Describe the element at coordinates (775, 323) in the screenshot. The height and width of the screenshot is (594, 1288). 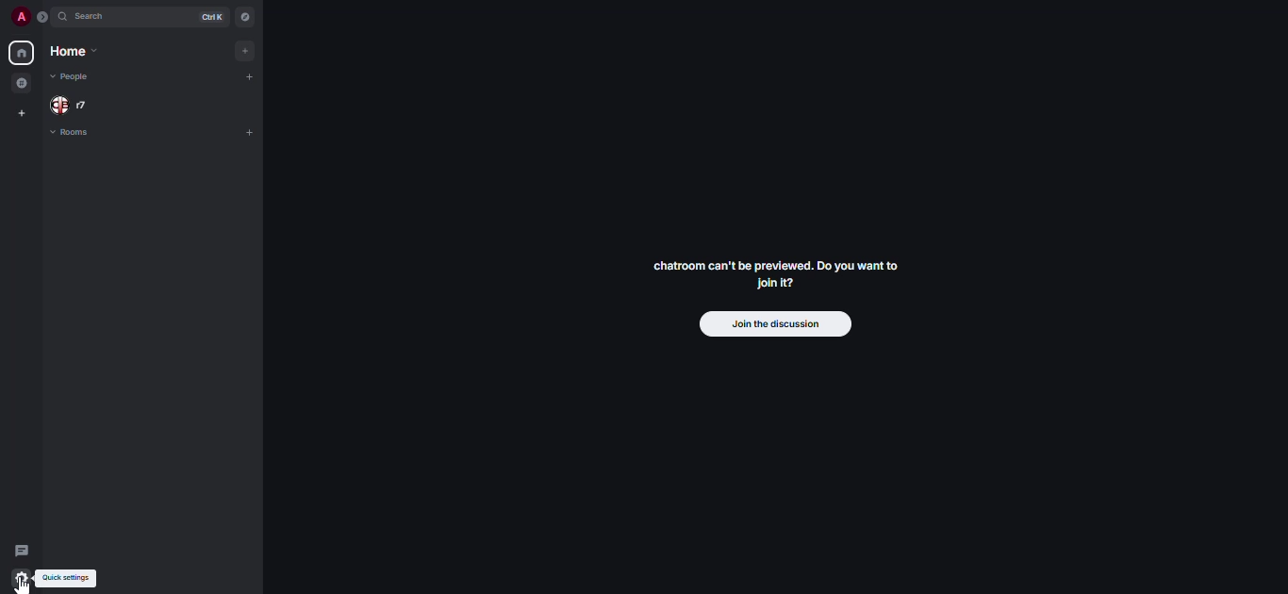
I see `join the discussion` at that location.